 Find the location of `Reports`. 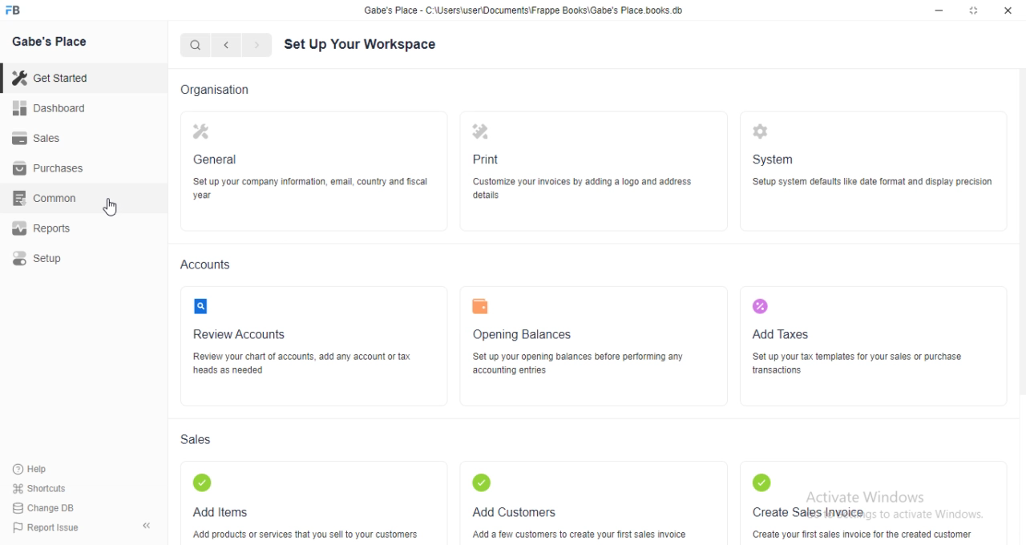

Reports is located at coordinates (45, 227).